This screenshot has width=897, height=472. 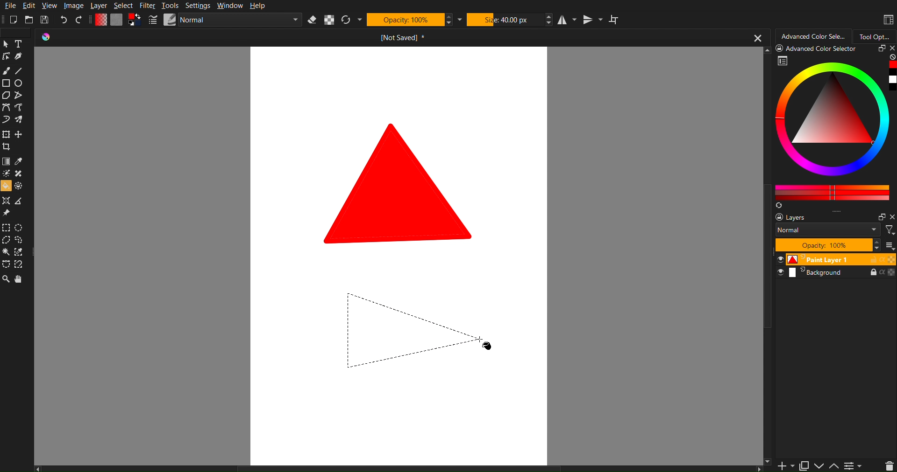 I want to click on wind, so click(x=6, y=253).